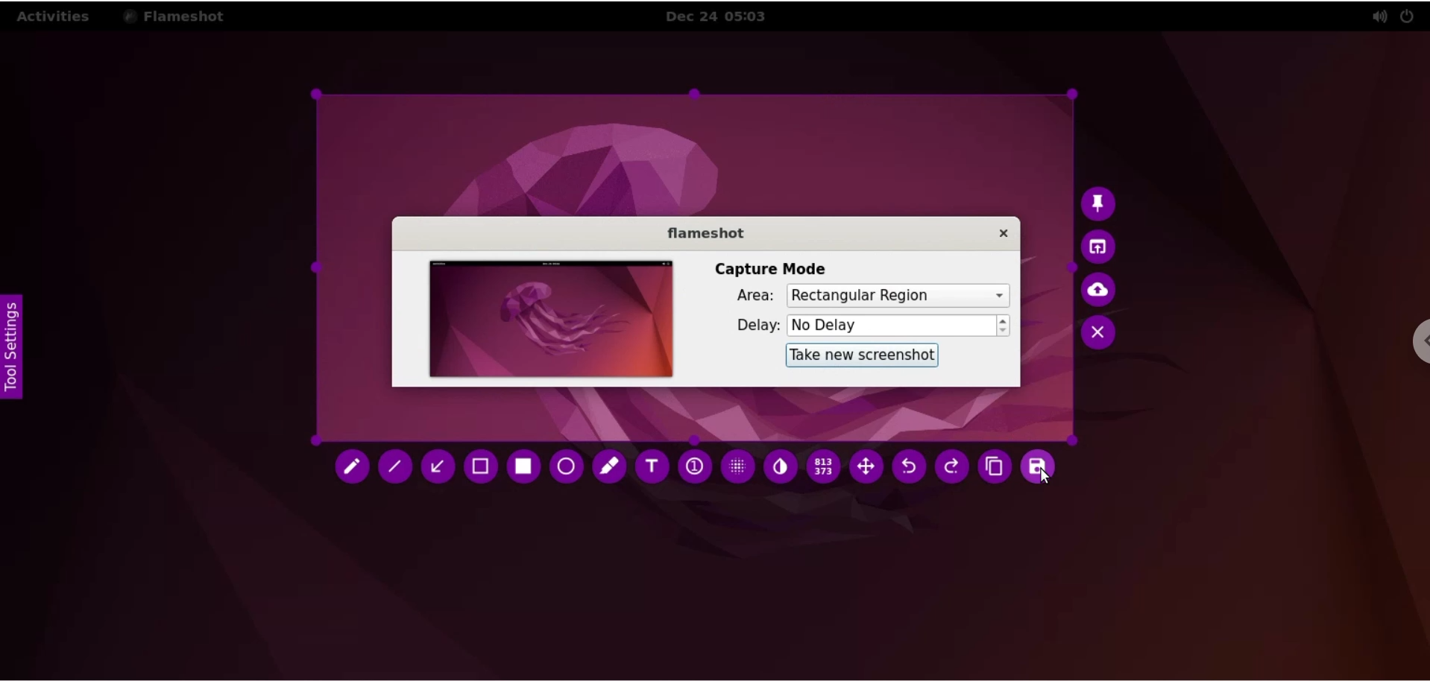 Image resolution: width=1430 pixels, height=681 pixels. I want to click on circle, so click(567, 466).